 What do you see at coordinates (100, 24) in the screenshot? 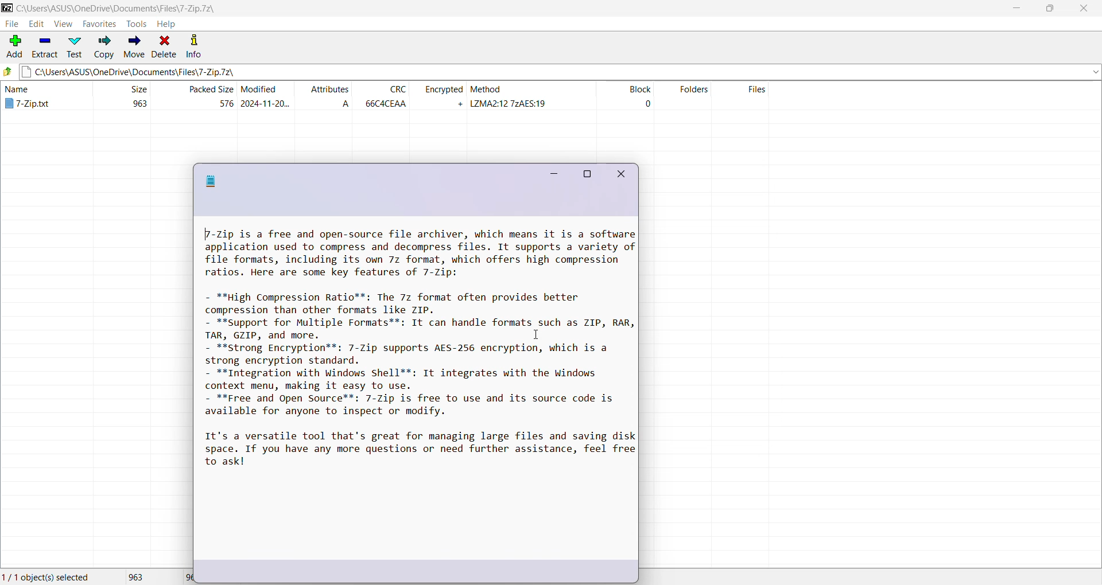
I see `Favorites` at bounding box center [100, 24].